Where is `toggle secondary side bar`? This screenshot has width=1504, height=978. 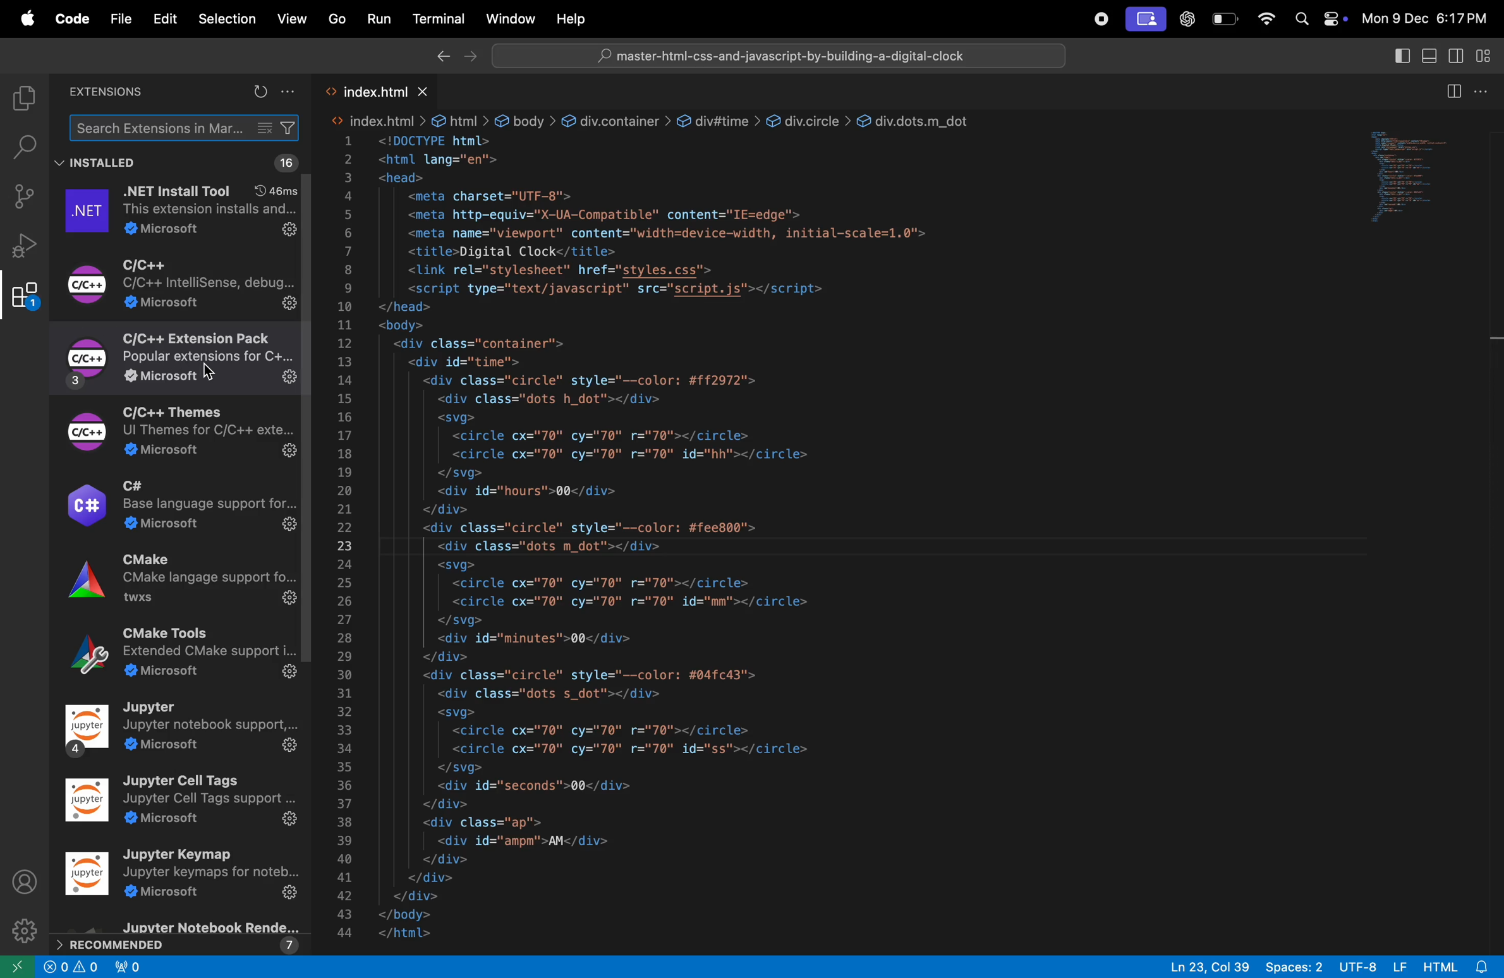 toggle secondary side bar is located at coordinates (1455, 56).